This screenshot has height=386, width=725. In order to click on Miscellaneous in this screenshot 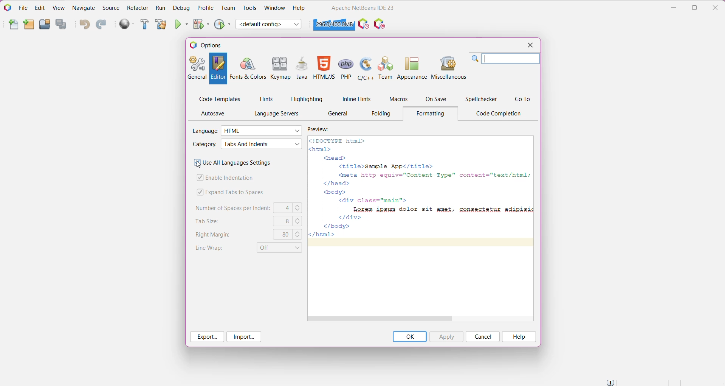, I will do `click(449, 67)`.